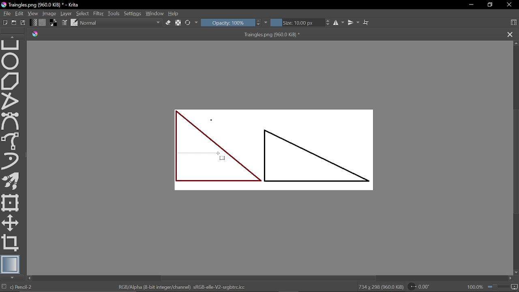 This screenshot has width=519, height=292. Describe the element at coordinates (510, 34) in the screenshot. I see `Close tab` at that location.